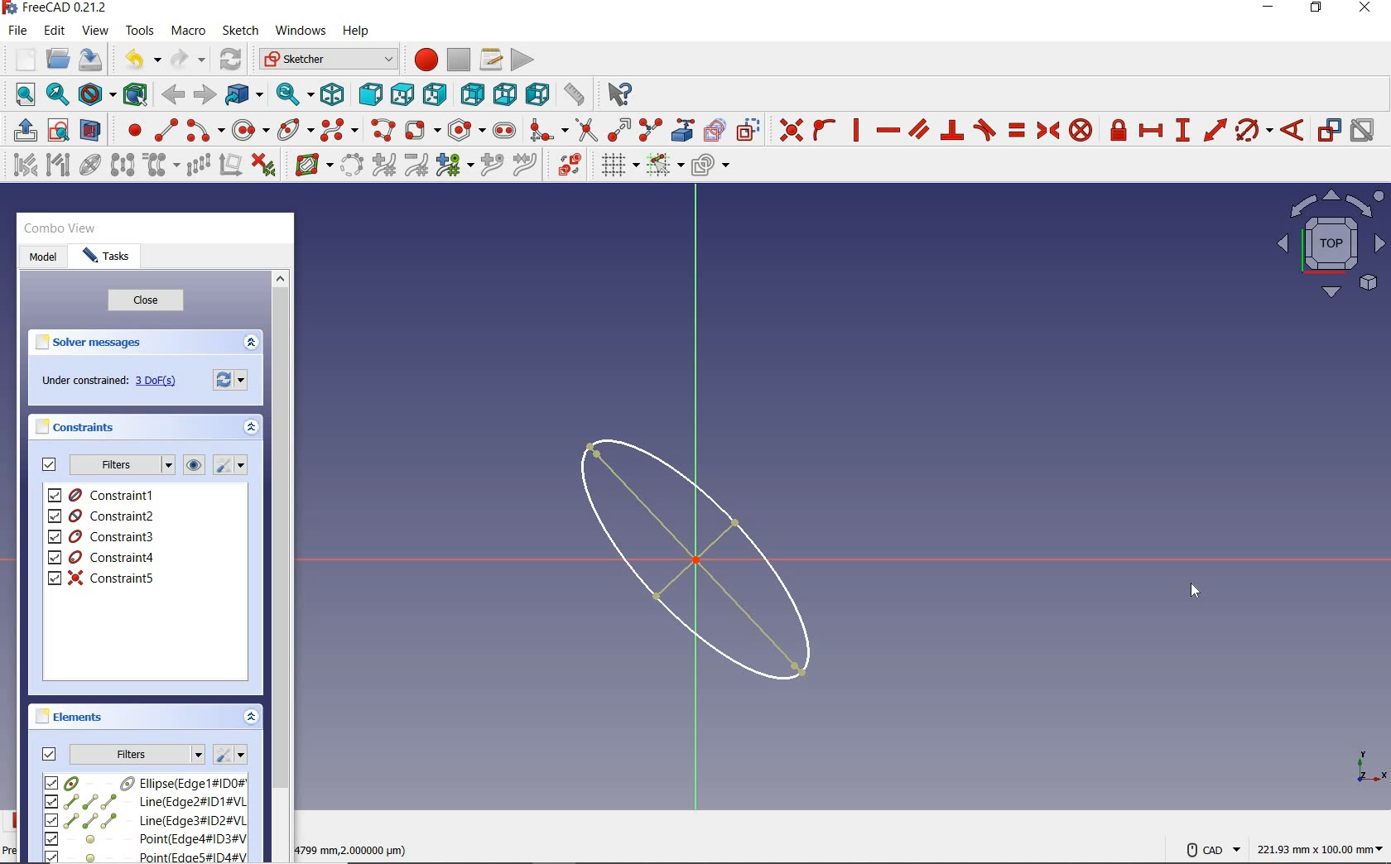  Describe the element at coordinates (825, 130) in the screenshot. I see `constrain point onto object` at that location.